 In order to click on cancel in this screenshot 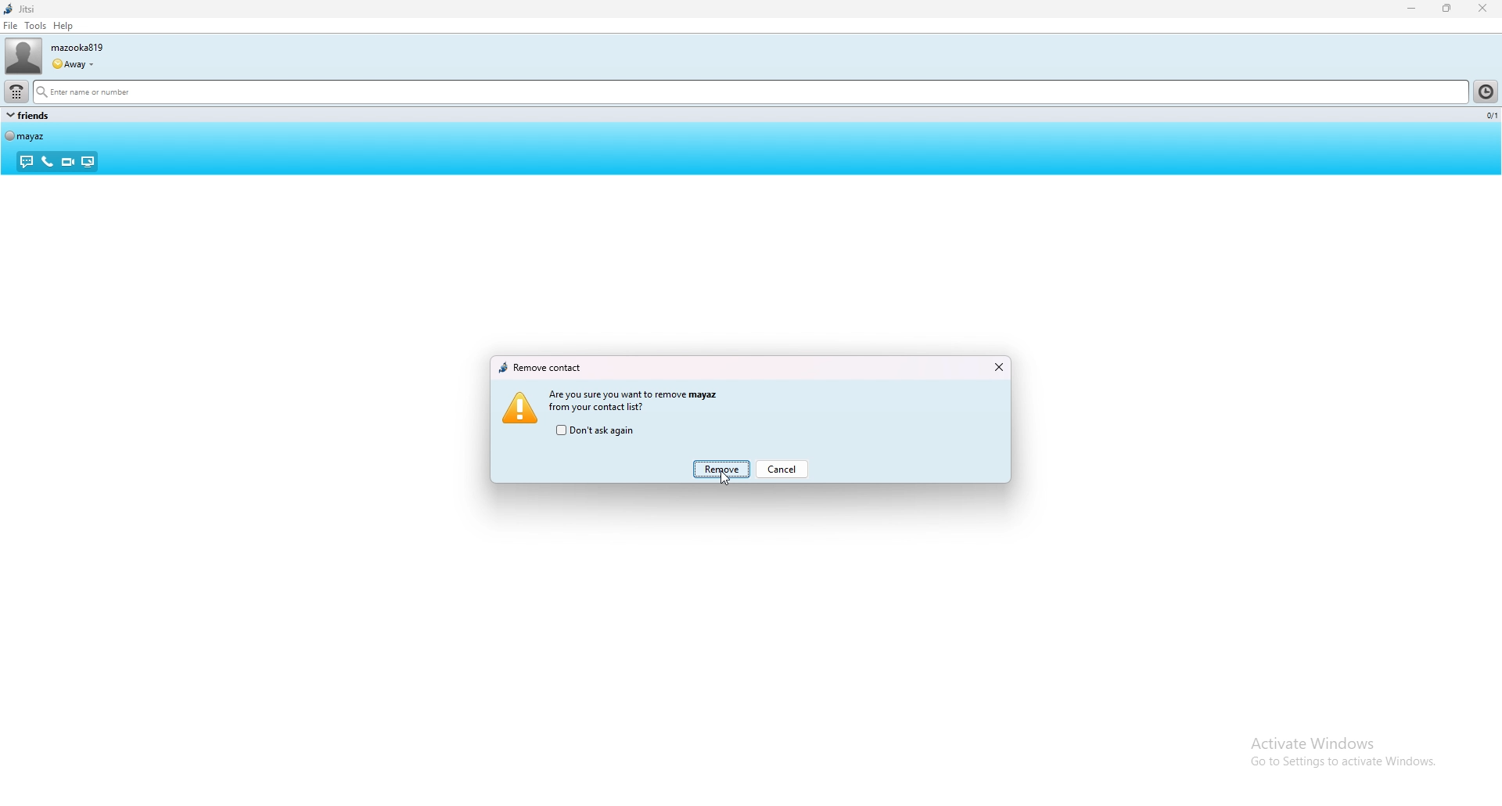, I will do `click(782, 469)`.